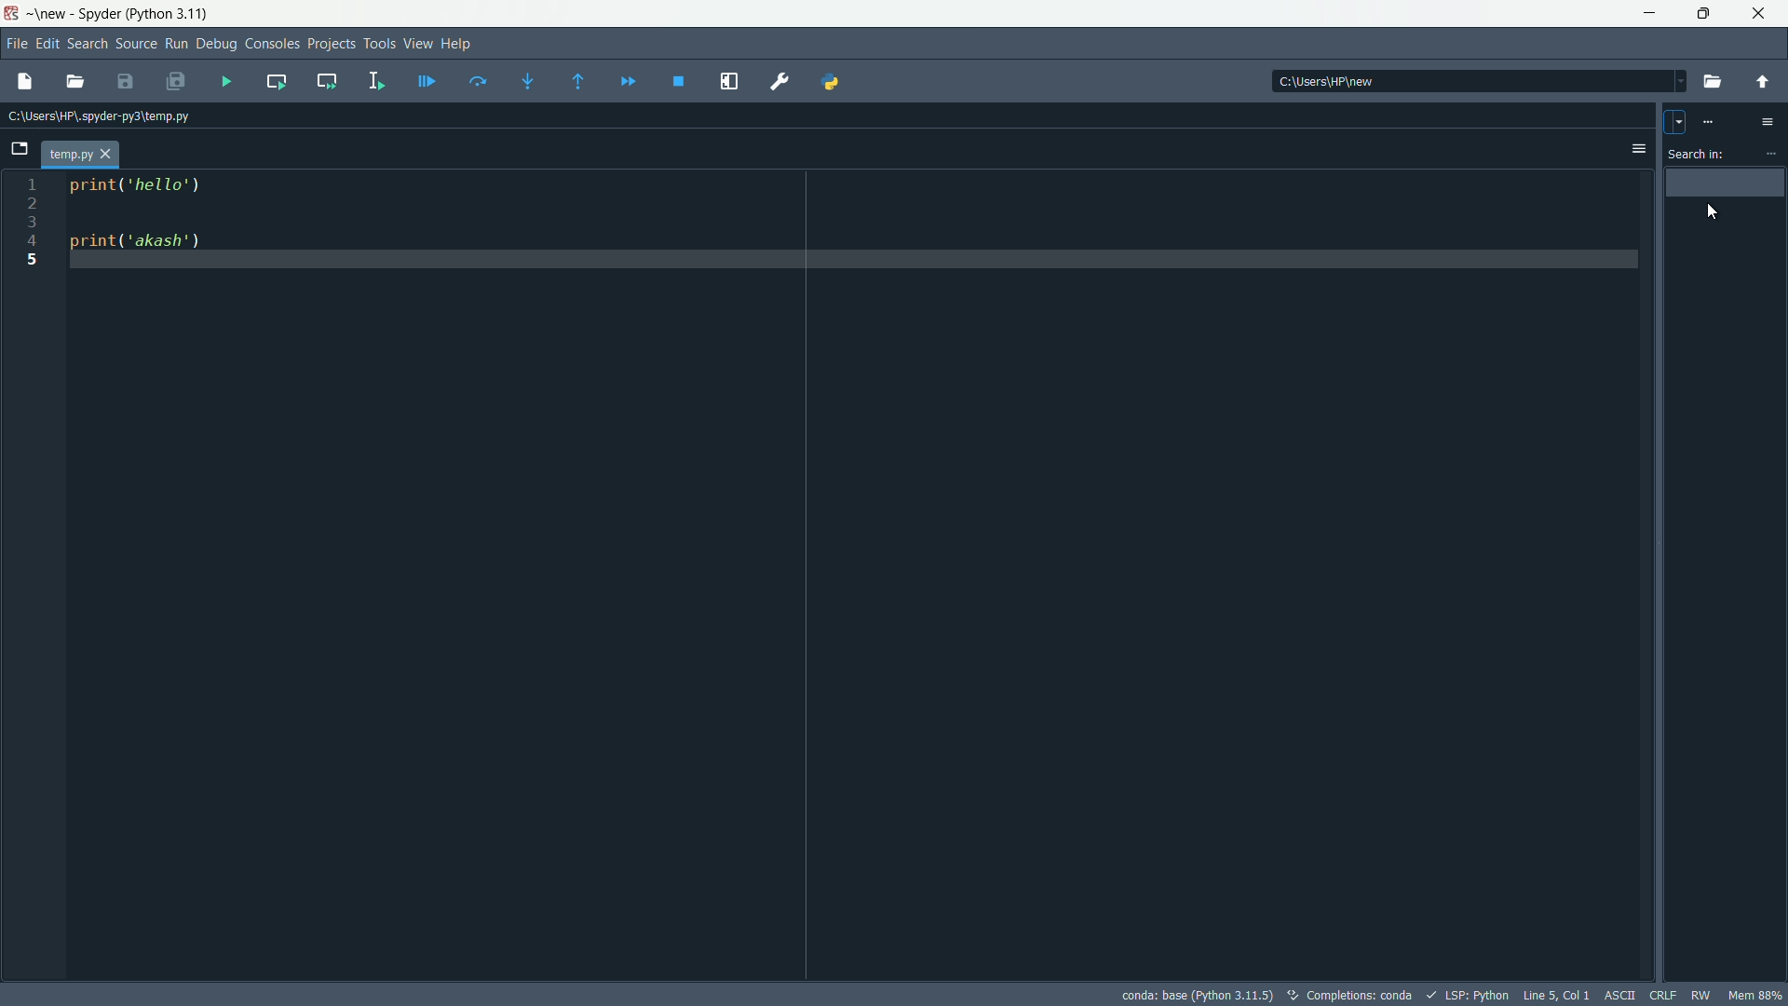 This screenshot has height=1006, width=1788. What do you see at coordinates (1622, 993) in the screenshot?
I see `ASCII` at bounding box center [1622, 993].